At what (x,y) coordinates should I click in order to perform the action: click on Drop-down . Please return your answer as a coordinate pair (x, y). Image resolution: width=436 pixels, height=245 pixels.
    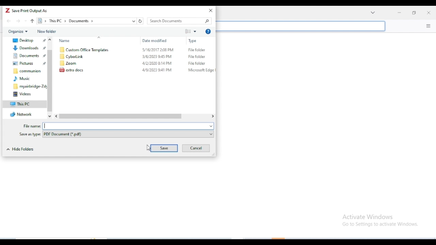
    Looking at the image, I should click on (373, 13).